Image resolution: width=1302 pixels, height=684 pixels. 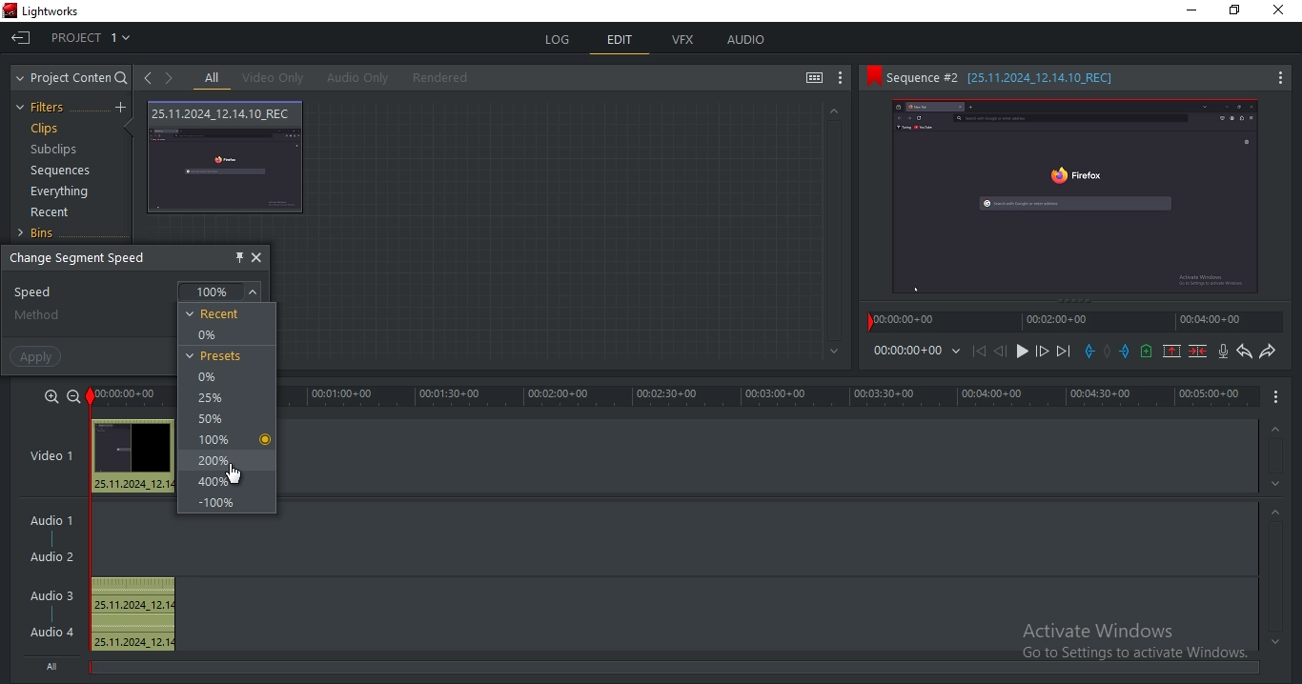 I want to click on add a cue at the current position, so click(x=1146, y=351).